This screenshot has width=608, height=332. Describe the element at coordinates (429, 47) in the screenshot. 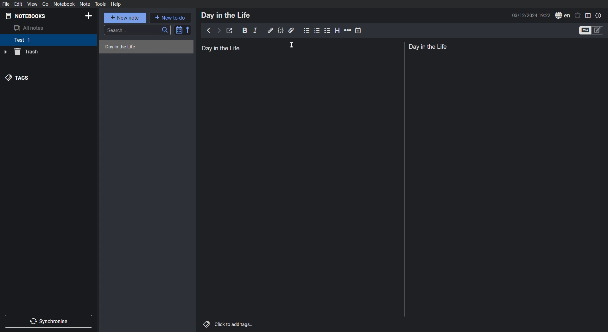

I see `Day in the Life` at that location.